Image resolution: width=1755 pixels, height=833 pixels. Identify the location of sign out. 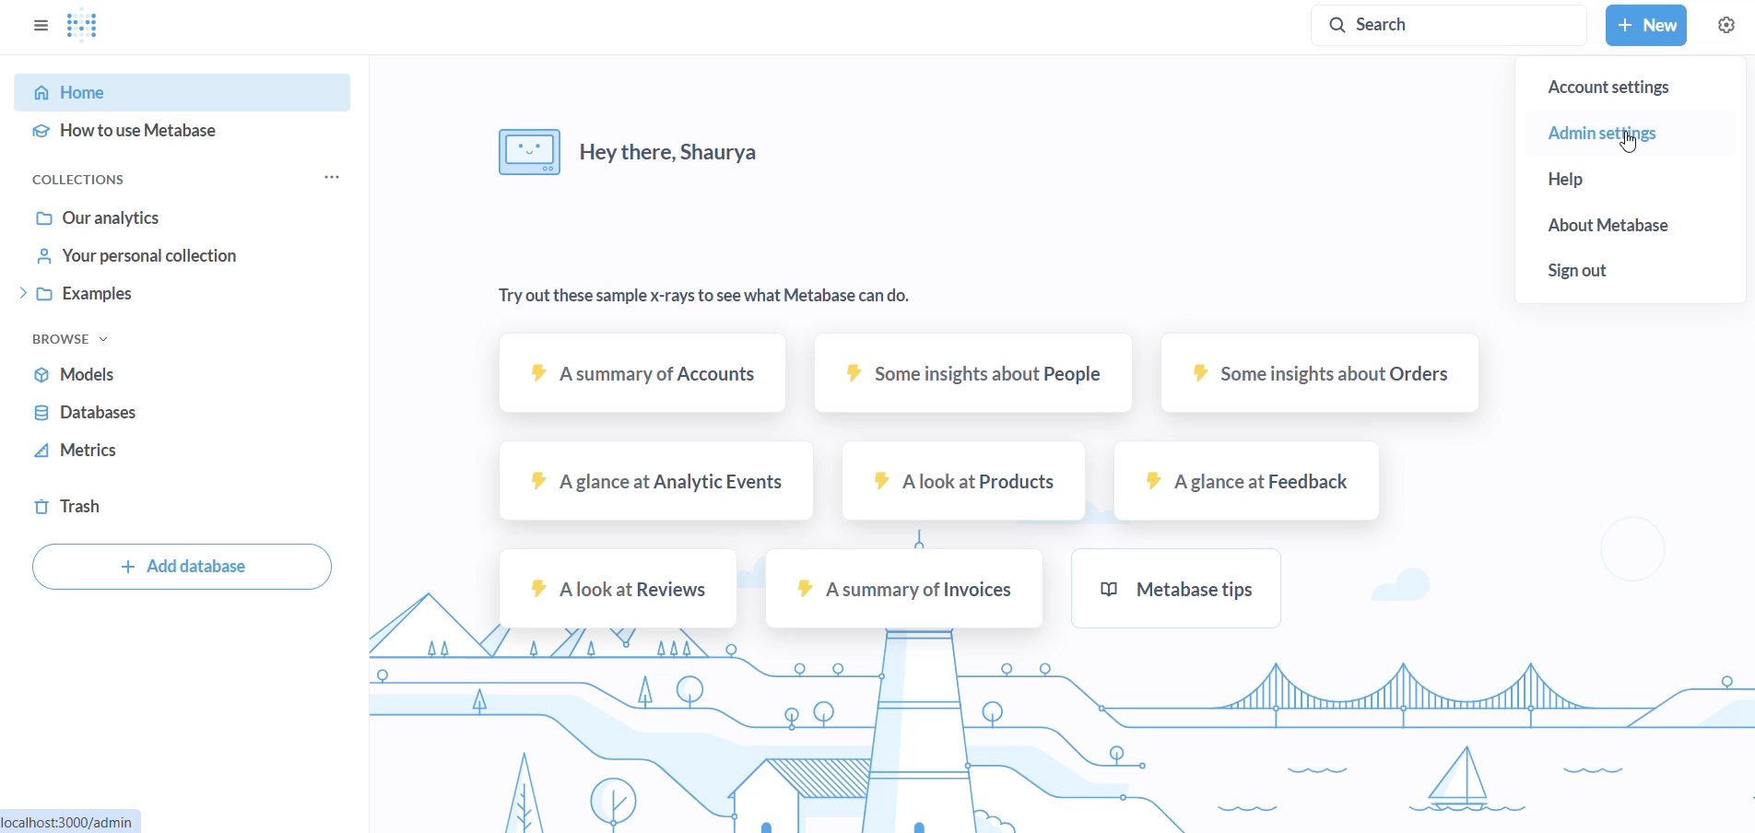
(1635, 270).